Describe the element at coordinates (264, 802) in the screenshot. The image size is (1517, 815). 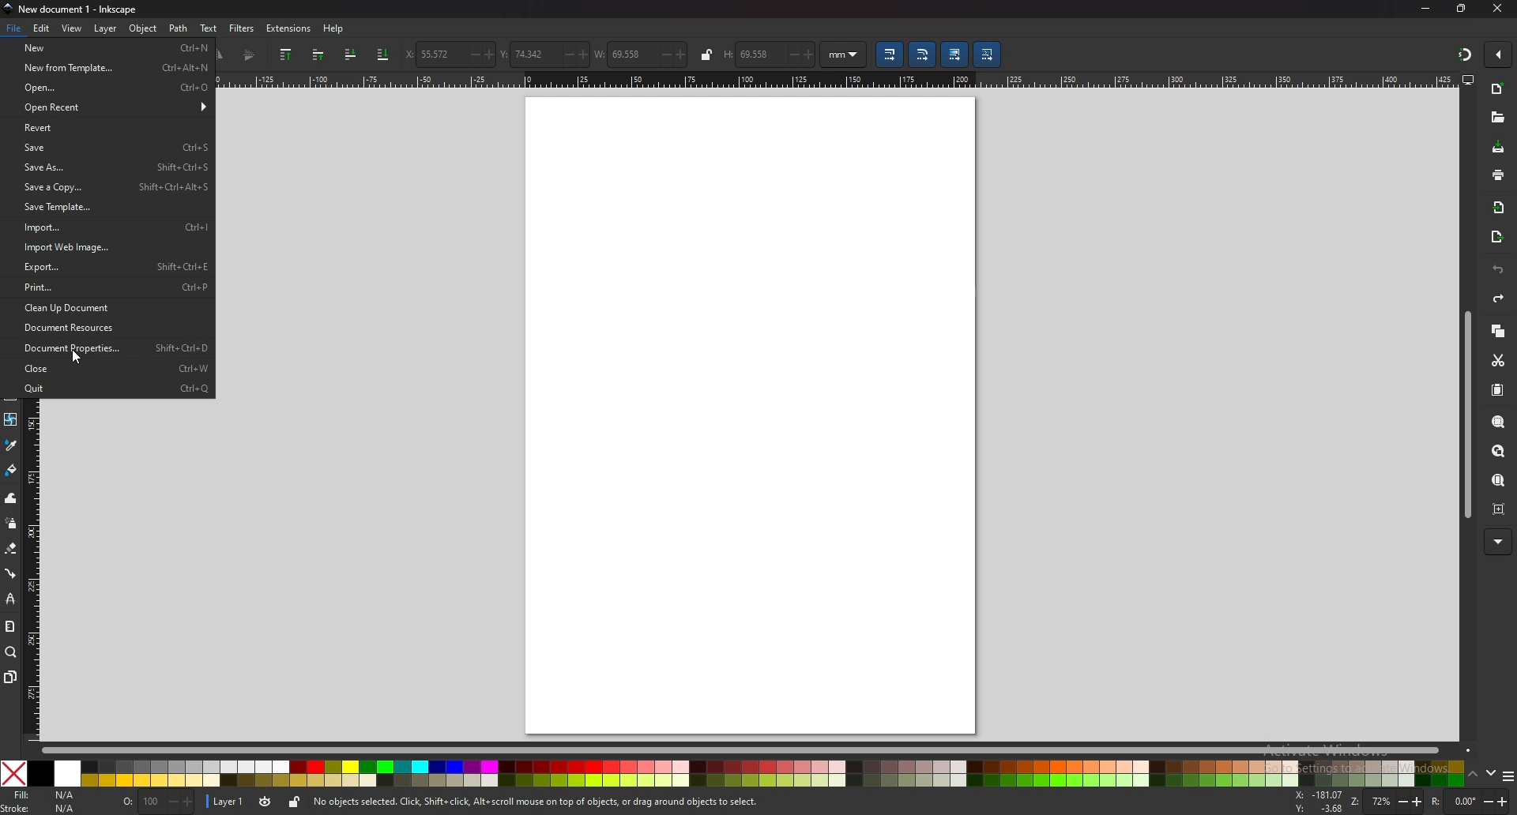
I see `current layer visibility` at that location.